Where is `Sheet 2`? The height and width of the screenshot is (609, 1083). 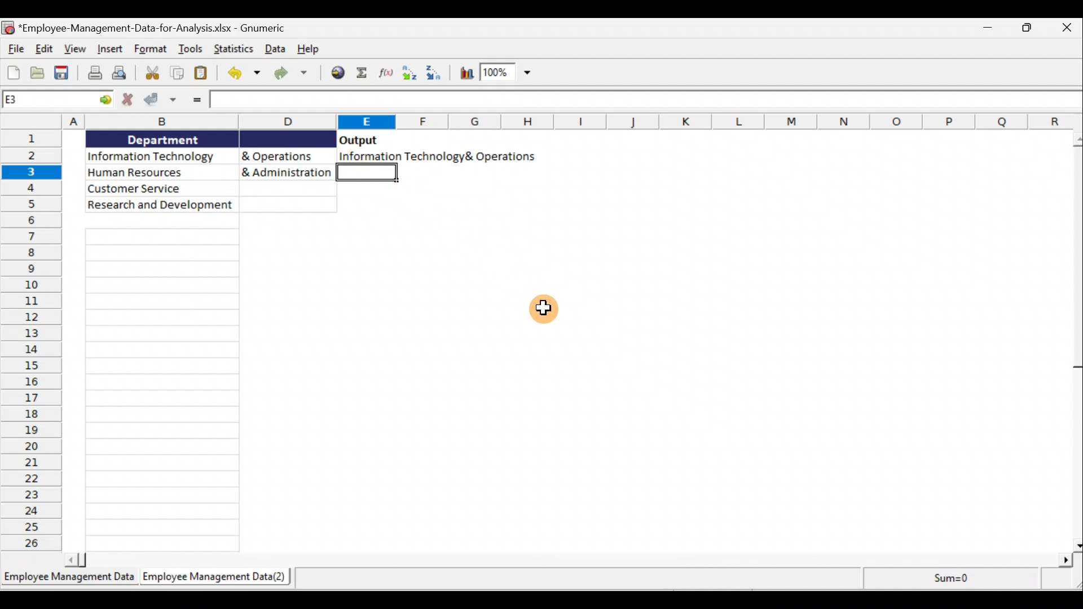 Sheet 2 is located at coordinates (218, 578).